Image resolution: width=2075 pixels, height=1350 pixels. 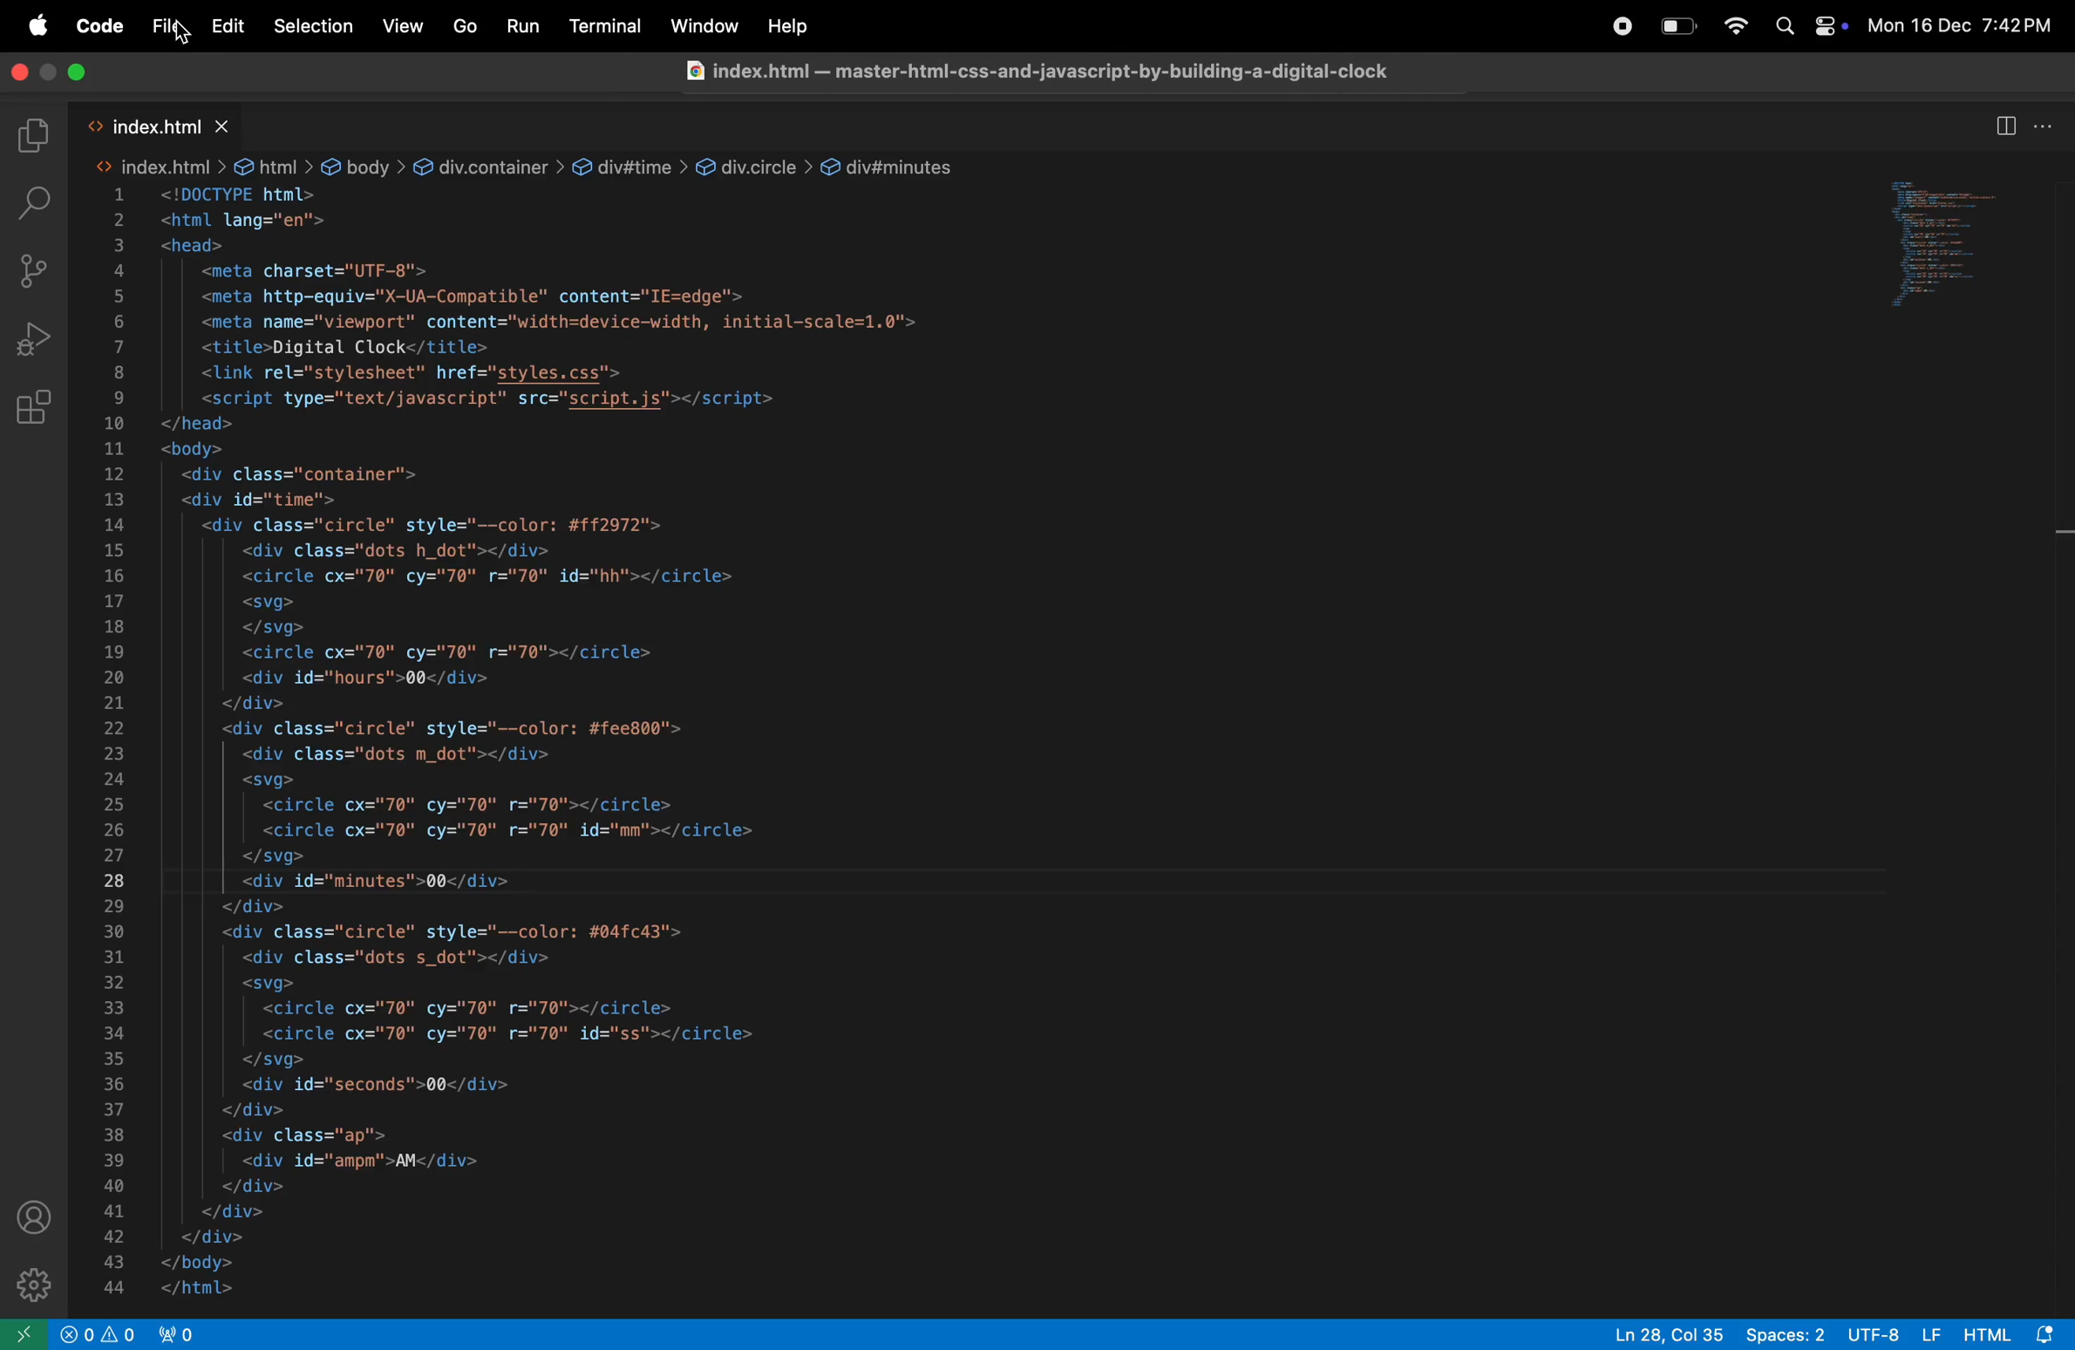 What do you see at coordinates (1662, 1333) in the screenshot?
I see `line 28 col 35` at bounding box center [1662, 1333].